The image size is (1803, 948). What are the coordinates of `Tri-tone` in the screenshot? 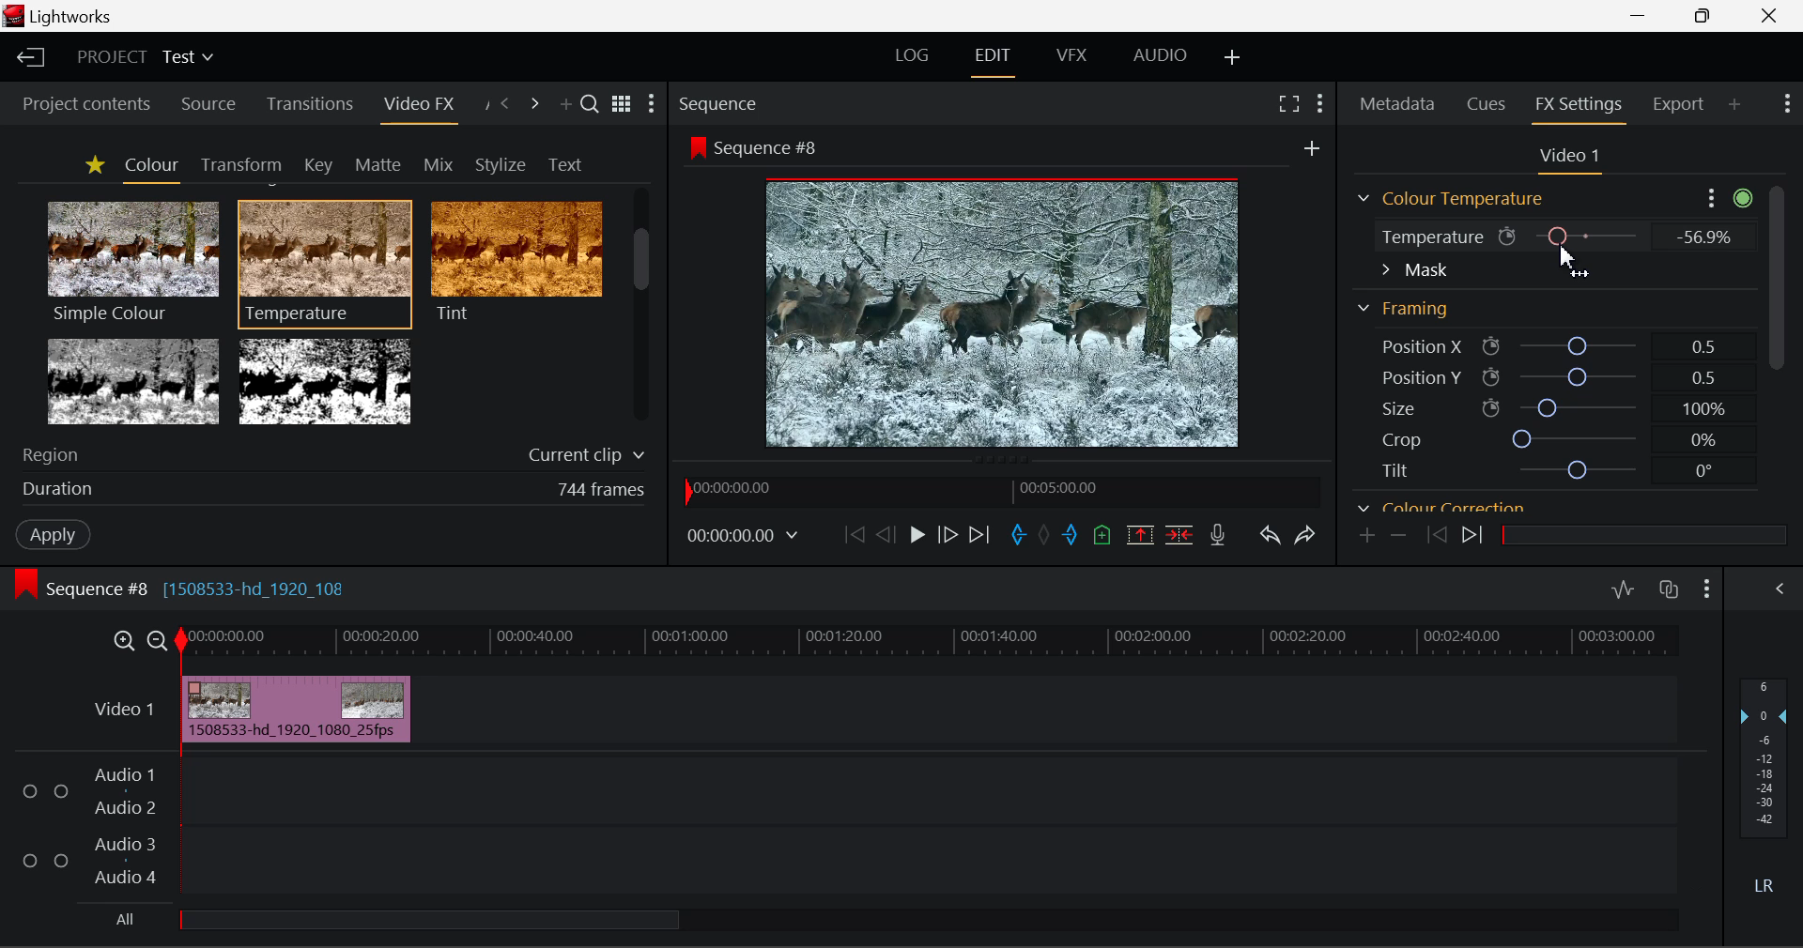 It's located at (134, 380).